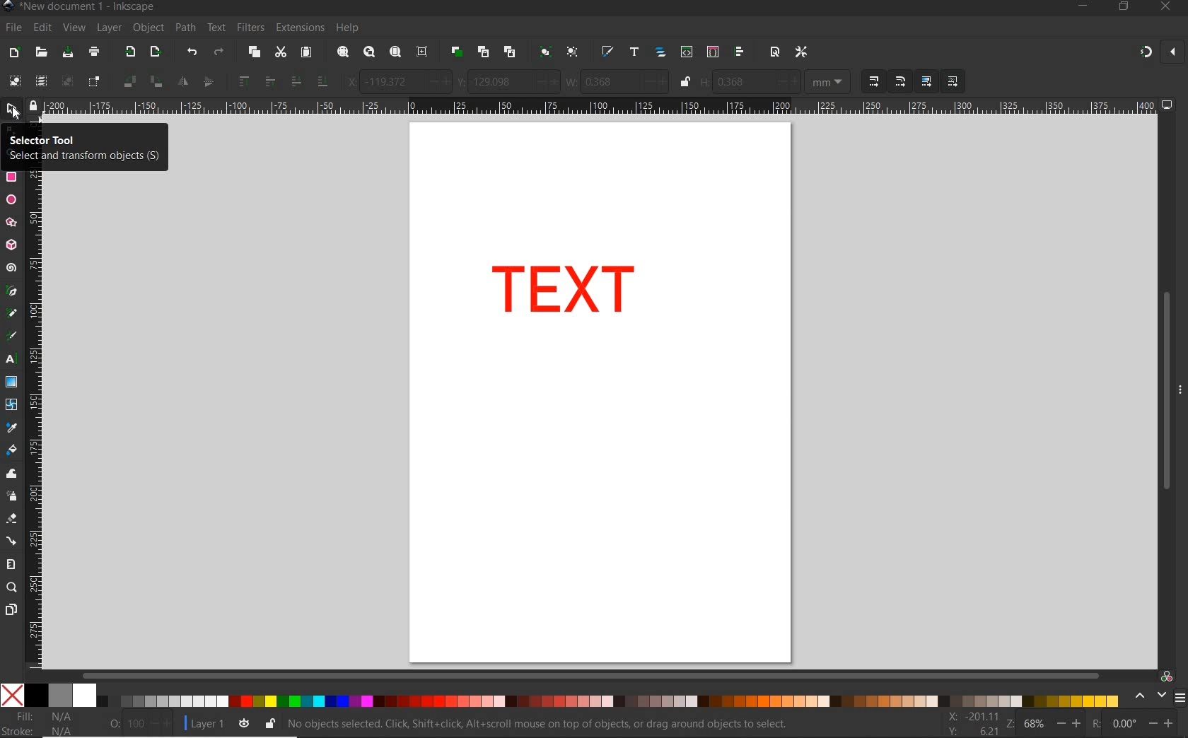 This screenshot has width=1188, height=738. What do you see at coordinates (66, 81) in the screenshot?
I see `DESELECT` at bounding box center [66, 81].